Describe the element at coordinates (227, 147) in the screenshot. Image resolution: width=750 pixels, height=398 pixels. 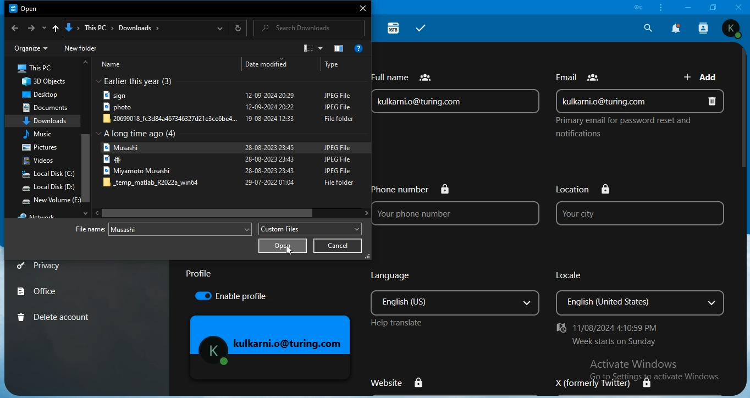
I see `file` at that location.